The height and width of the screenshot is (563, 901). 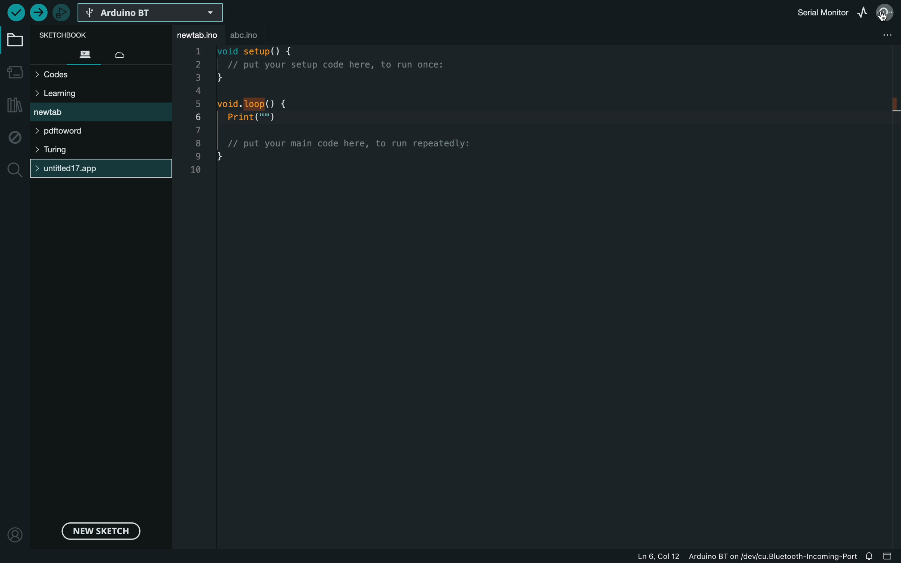 I want to click on verify, so click(x=15, y=13).